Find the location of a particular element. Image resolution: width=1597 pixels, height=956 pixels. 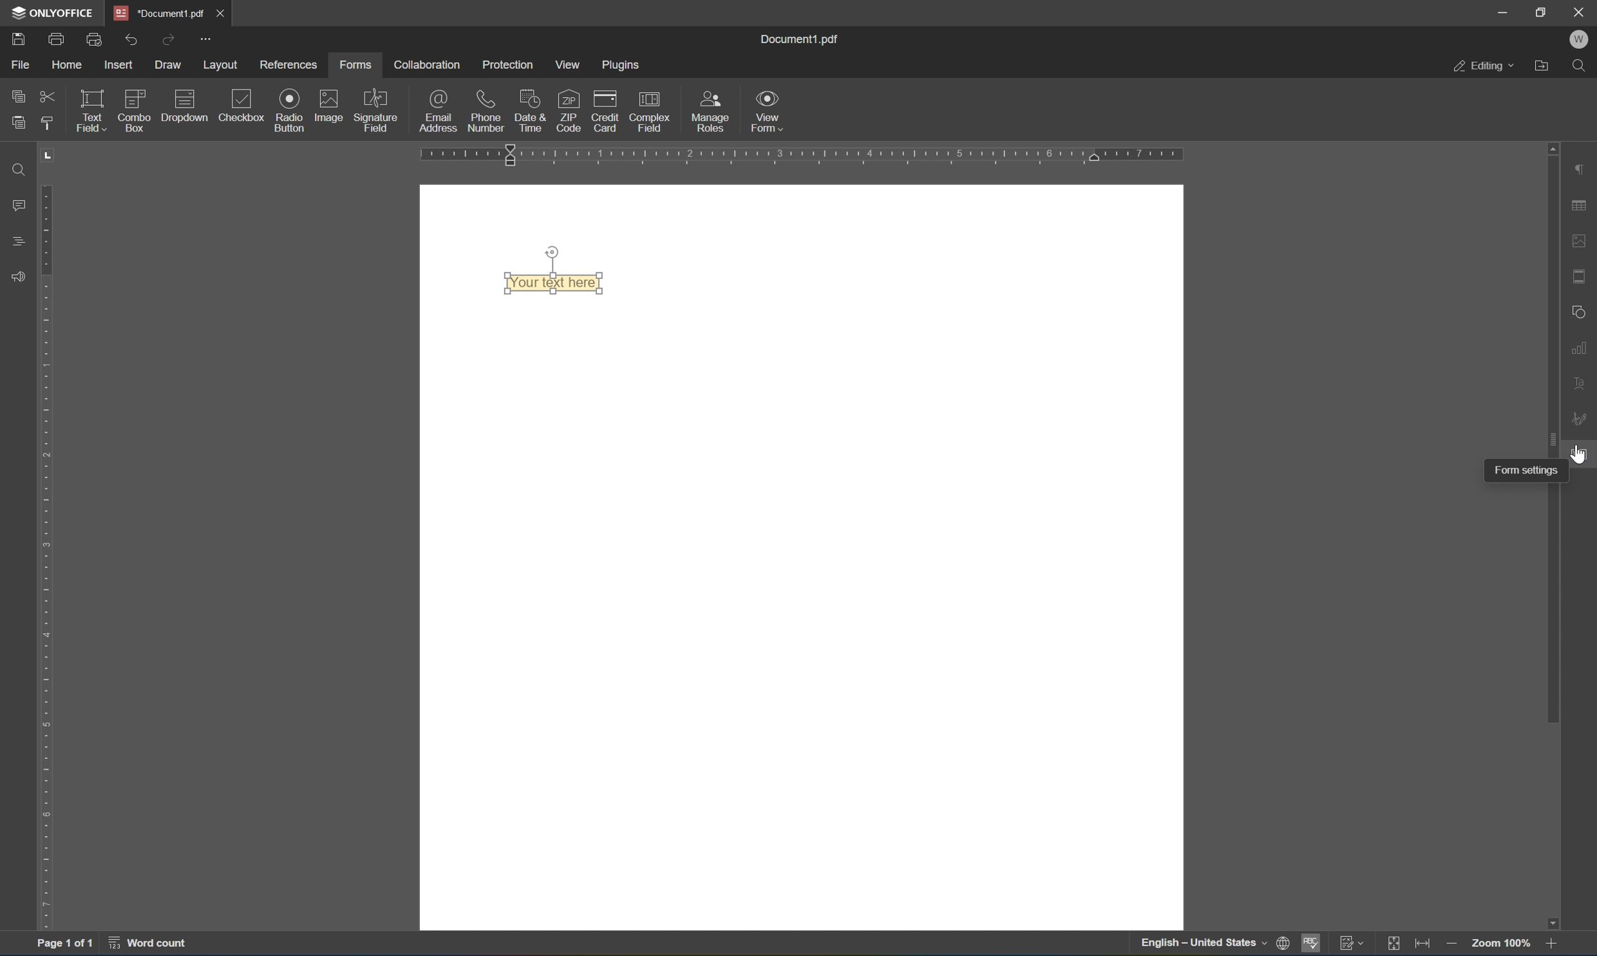

file is located at coordinates (20, 64).